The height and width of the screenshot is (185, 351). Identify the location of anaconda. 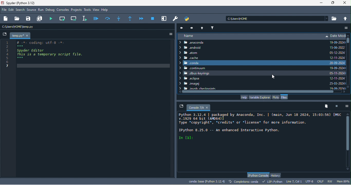
(196, 43).